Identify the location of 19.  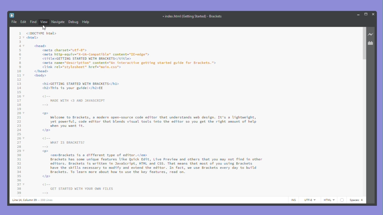
(19, 109).